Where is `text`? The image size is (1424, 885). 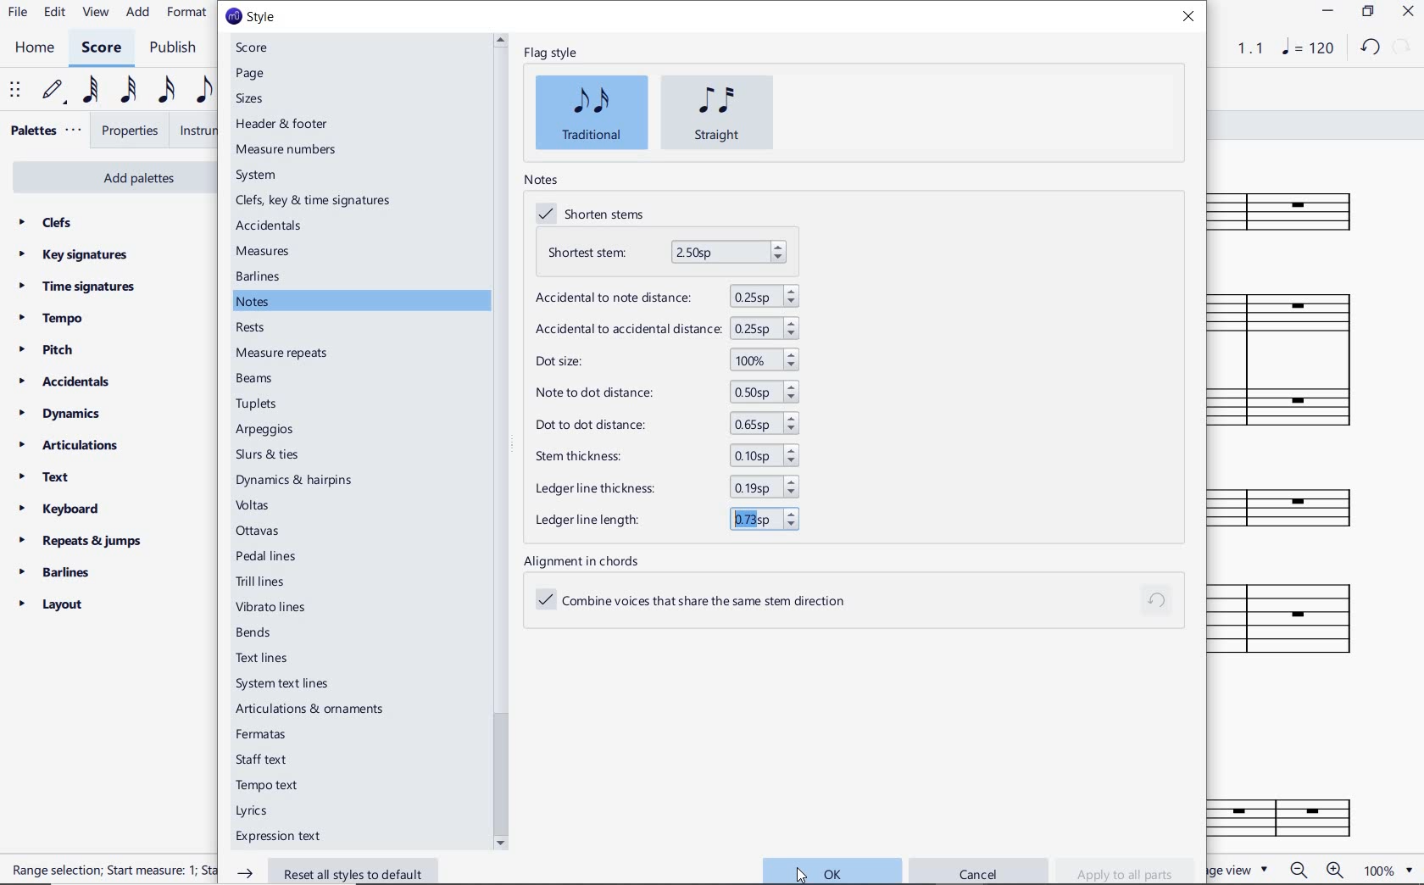 text is located at coordinates (44, 477).